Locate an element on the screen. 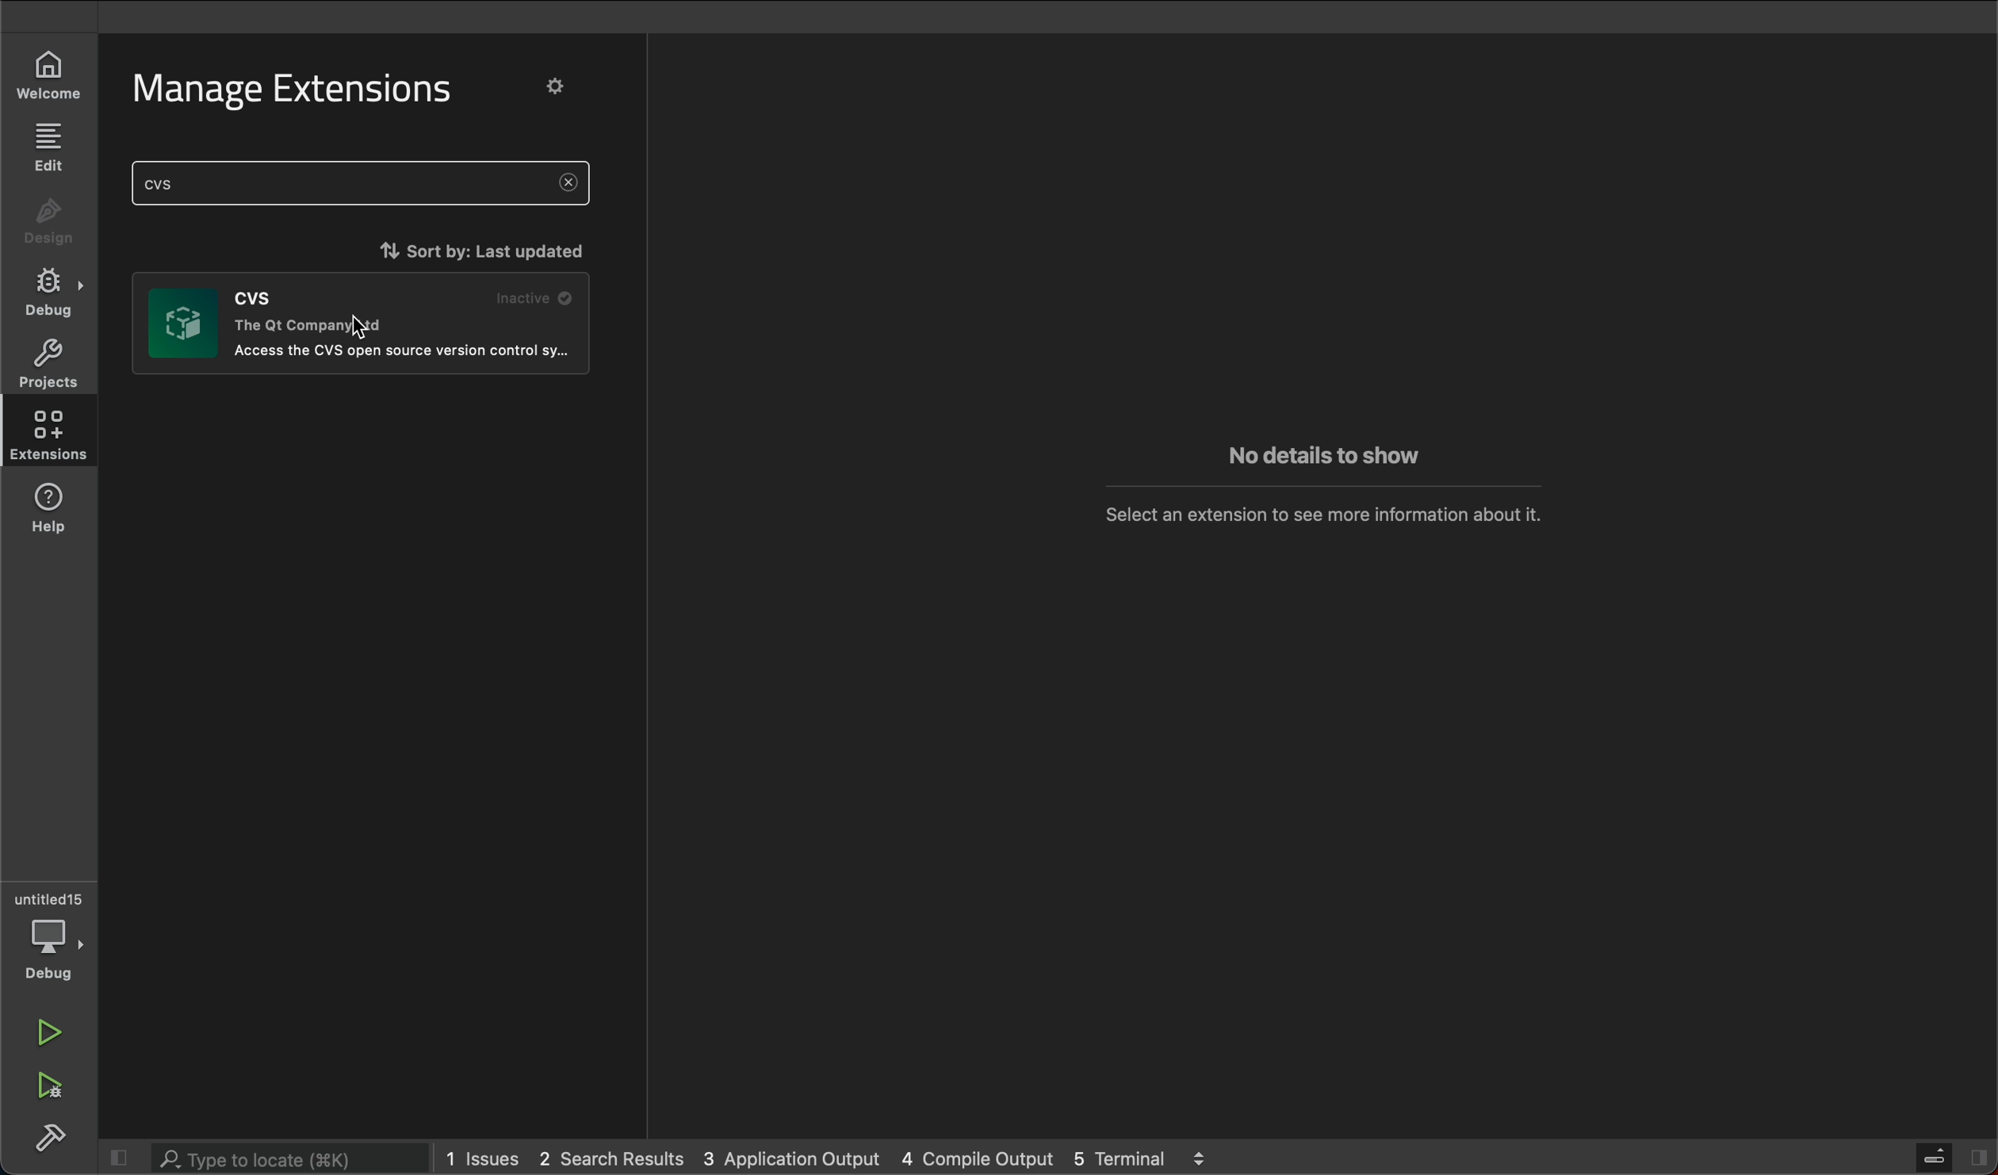  clear is located at coordinates (568, 184).